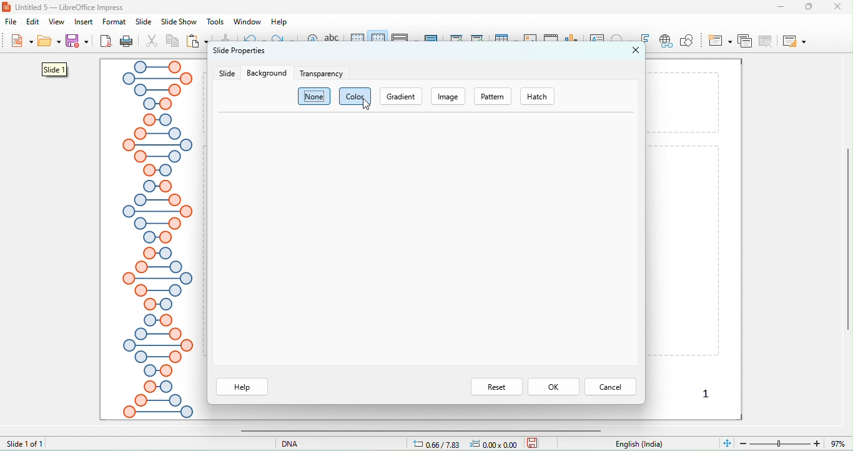 This screenshot has height=451, width=853. What do you see at coordinates (726, 442) in the screenshot?
I see `fit to current window` at bounding box center [726, 442].